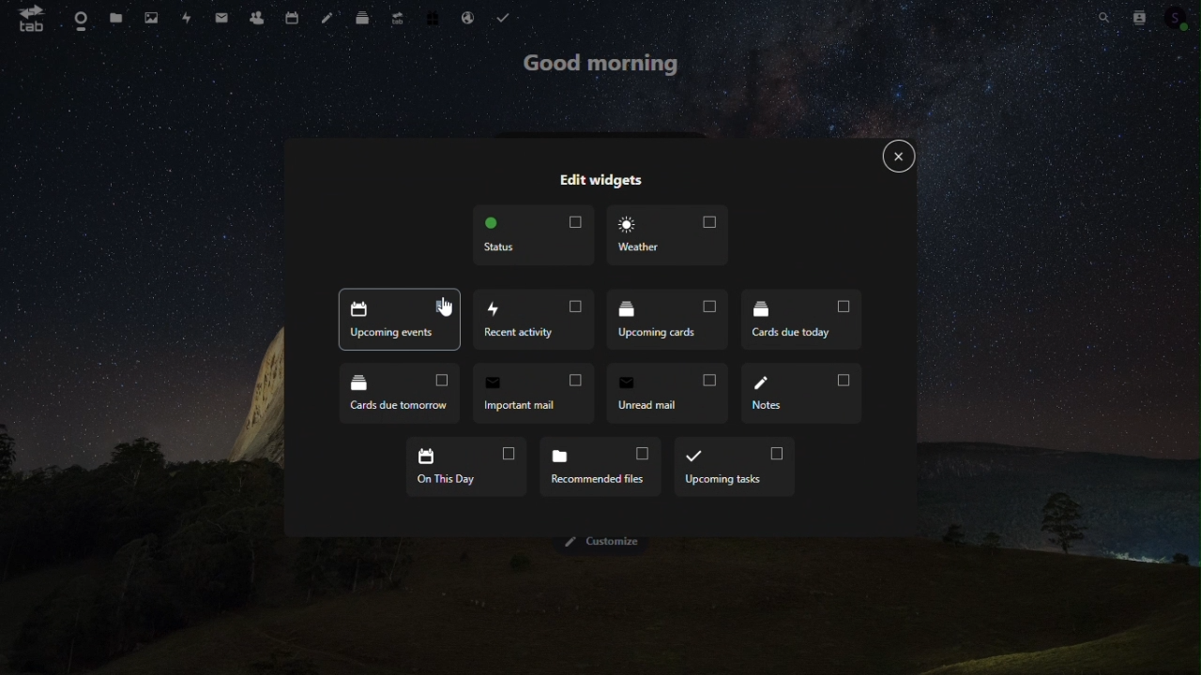  Describe the element at coordinates (434, 15) in the screenshot. I see `Free trial` at that location.